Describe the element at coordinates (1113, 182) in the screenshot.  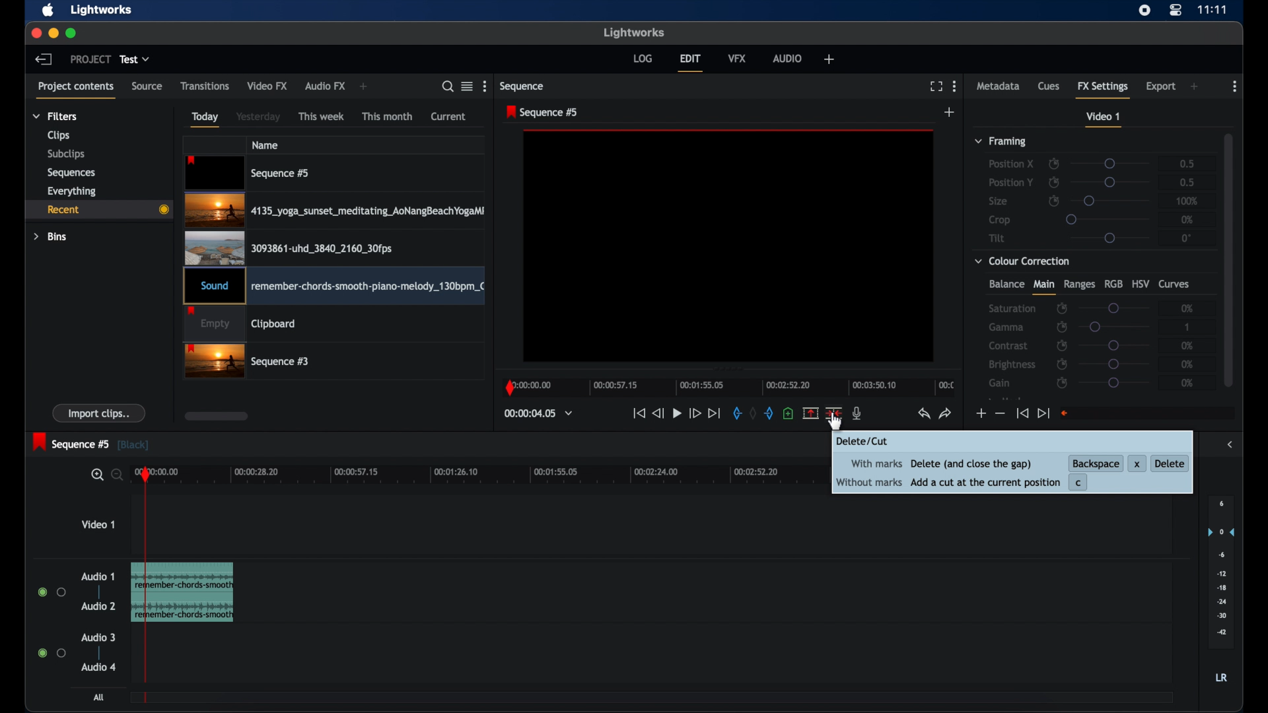
I see `slider` at that location.